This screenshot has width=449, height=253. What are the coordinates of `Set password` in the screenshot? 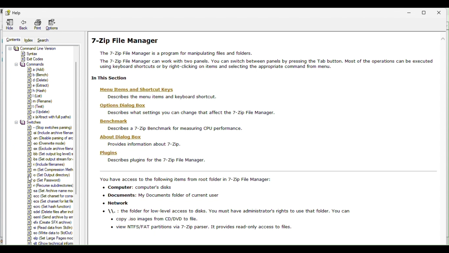 It's located at (45, 180).